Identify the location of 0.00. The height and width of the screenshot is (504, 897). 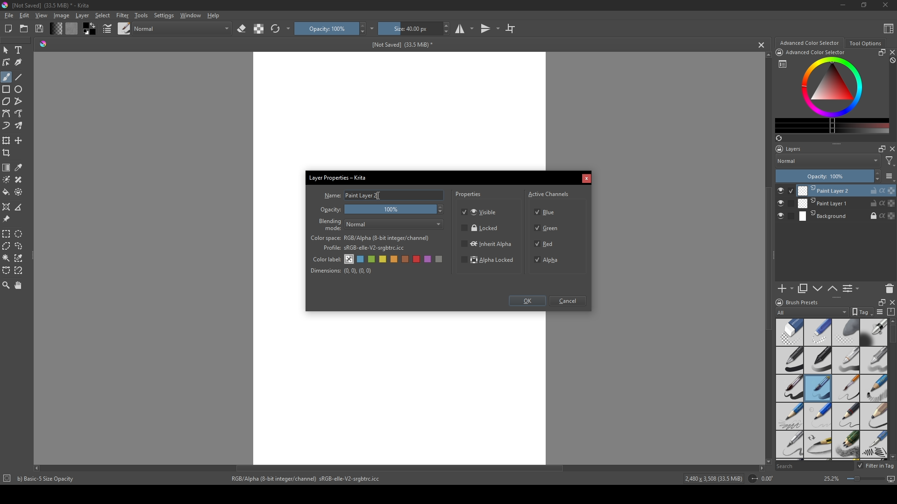
(770, 479).